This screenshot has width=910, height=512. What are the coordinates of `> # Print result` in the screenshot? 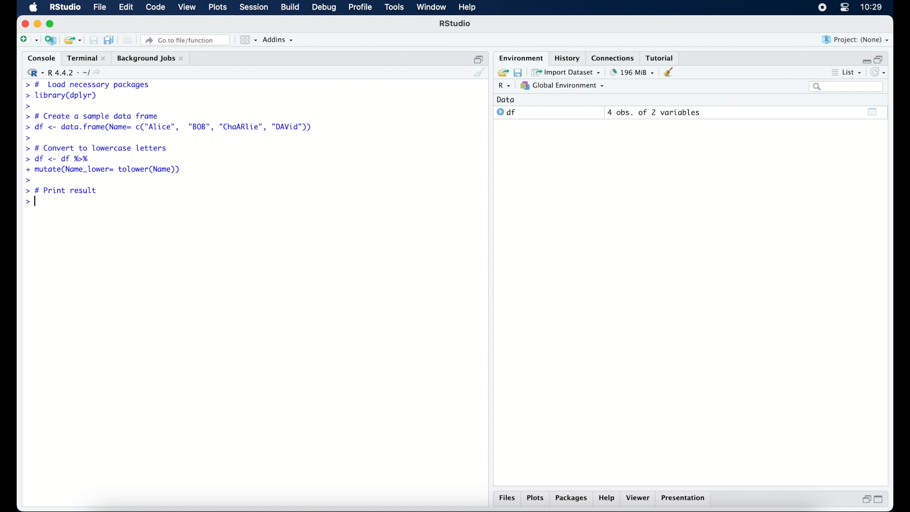 It's located at (63, 191).